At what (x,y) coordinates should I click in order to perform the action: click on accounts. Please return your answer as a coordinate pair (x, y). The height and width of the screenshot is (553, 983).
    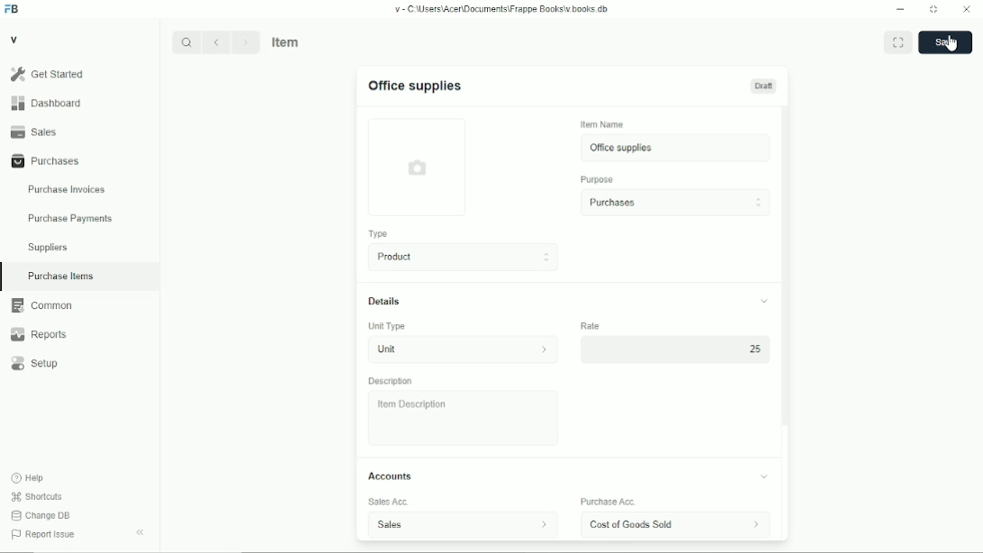
    Looking at the image, I should click on (390, 476).